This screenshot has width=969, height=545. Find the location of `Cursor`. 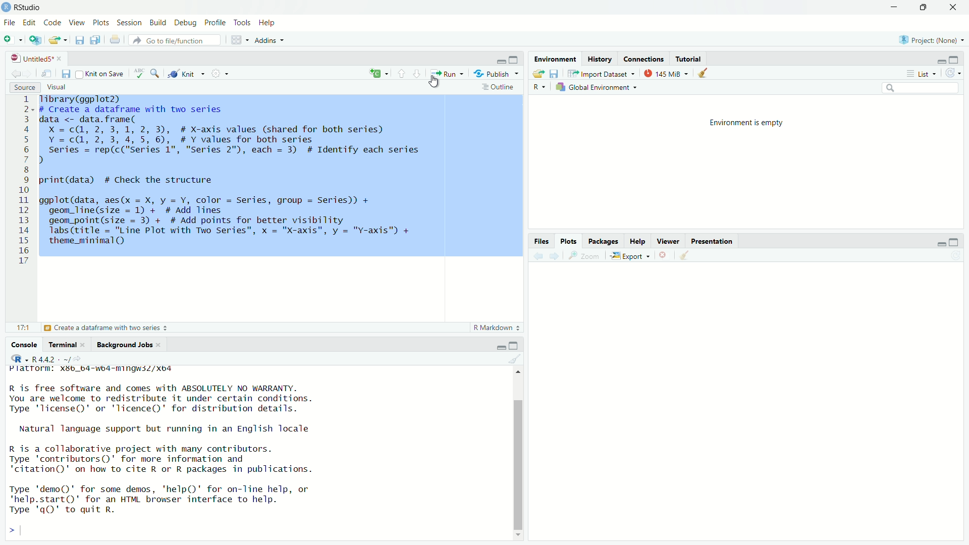

Cursor is located at coordinates (435, 83).